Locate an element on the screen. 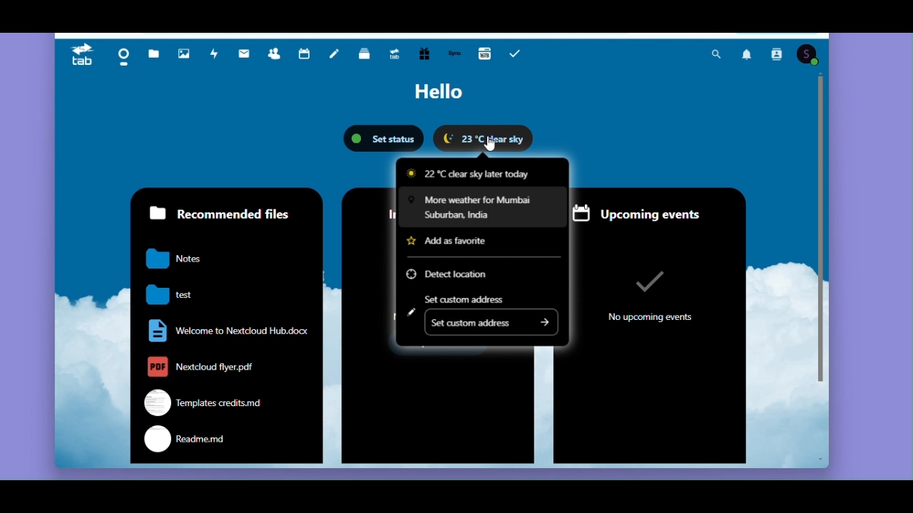 This screenshot has width=913, height=513. Calendar is located at coordinates (308, 55).